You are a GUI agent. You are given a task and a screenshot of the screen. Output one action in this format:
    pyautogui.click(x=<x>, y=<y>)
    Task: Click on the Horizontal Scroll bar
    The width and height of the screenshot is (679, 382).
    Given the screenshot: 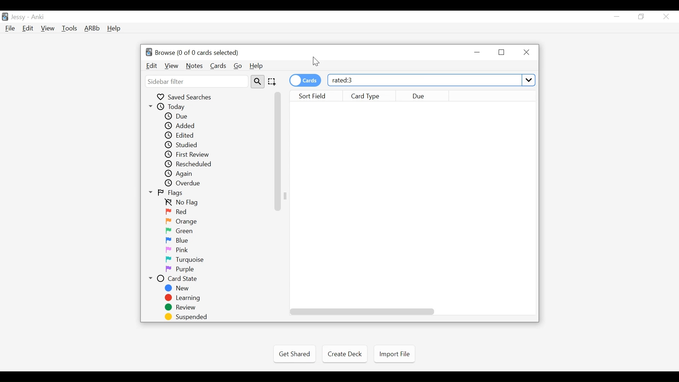 What is the action you would take?
    pyautogui.click(x=363, y=312)
    